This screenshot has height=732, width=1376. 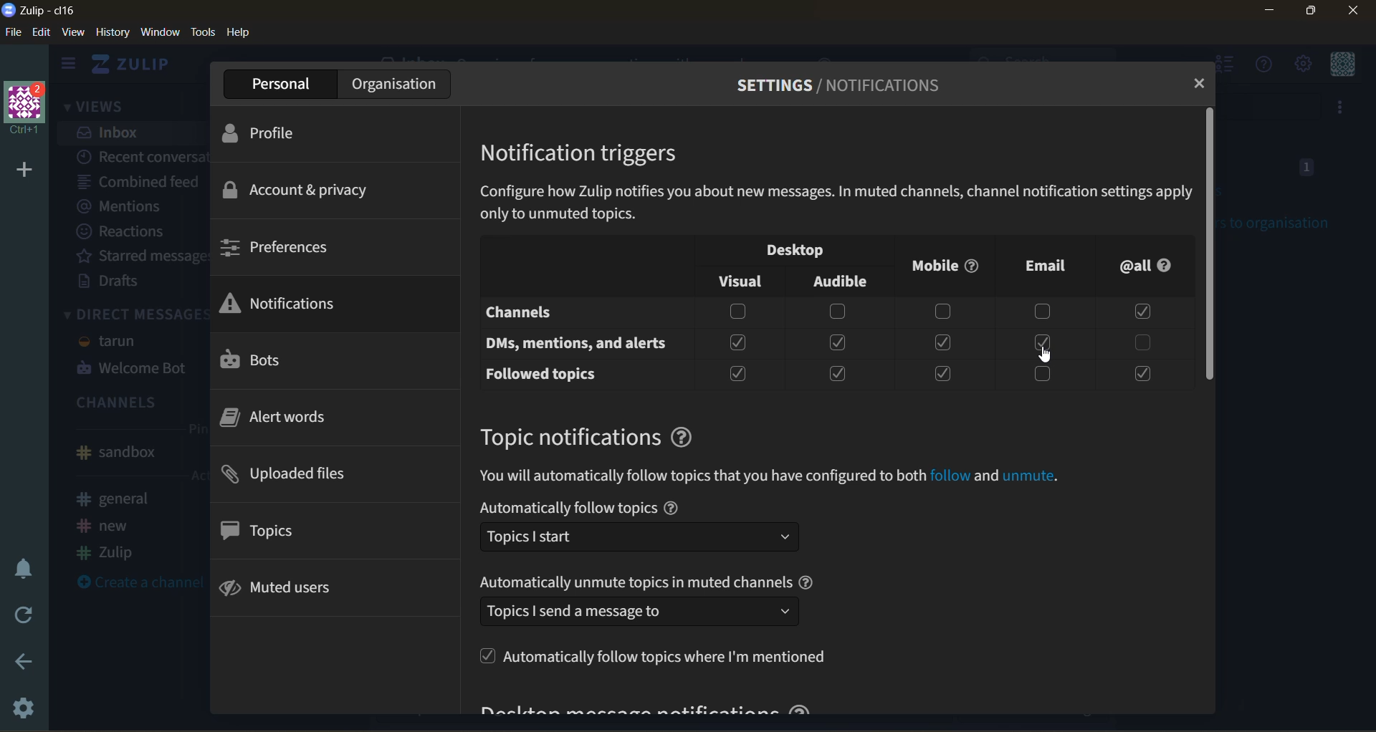 What do you see at coordinates (270, 534) in the screenshot?
I see `topics` at bounding box center [270, 534].